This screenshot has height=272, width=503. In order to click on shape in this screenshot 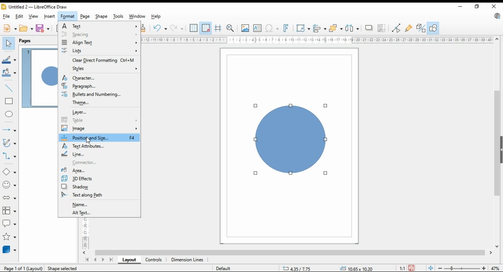, I will do `click(101, 17)`.